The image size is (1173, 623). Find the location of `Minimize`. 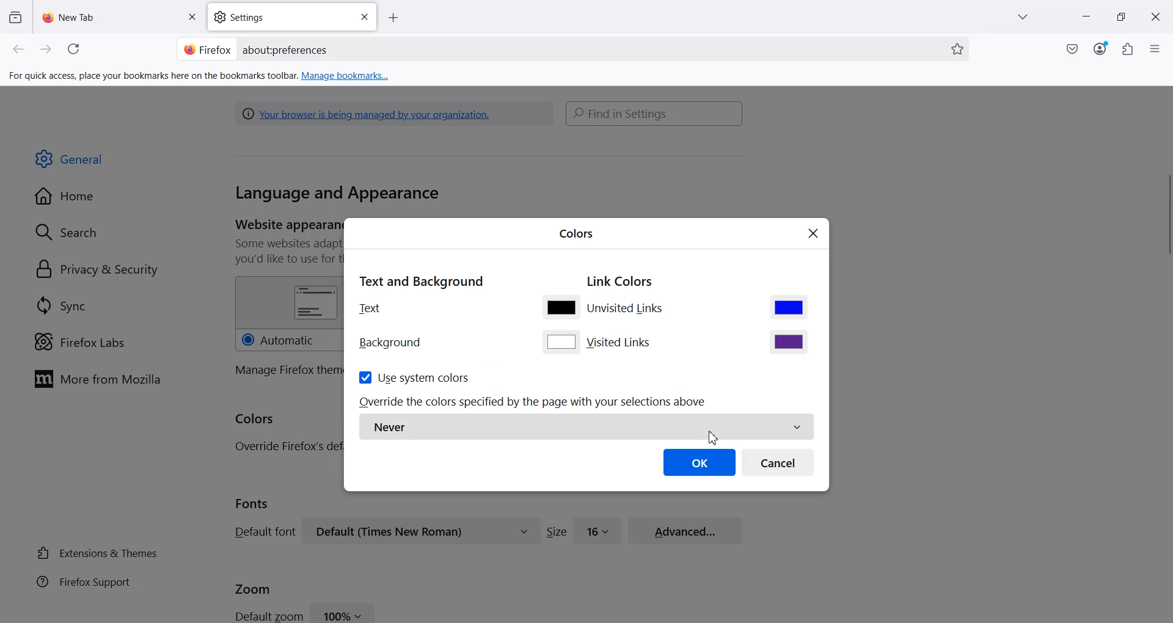

Minimize is located at coordinates (1085, 18).